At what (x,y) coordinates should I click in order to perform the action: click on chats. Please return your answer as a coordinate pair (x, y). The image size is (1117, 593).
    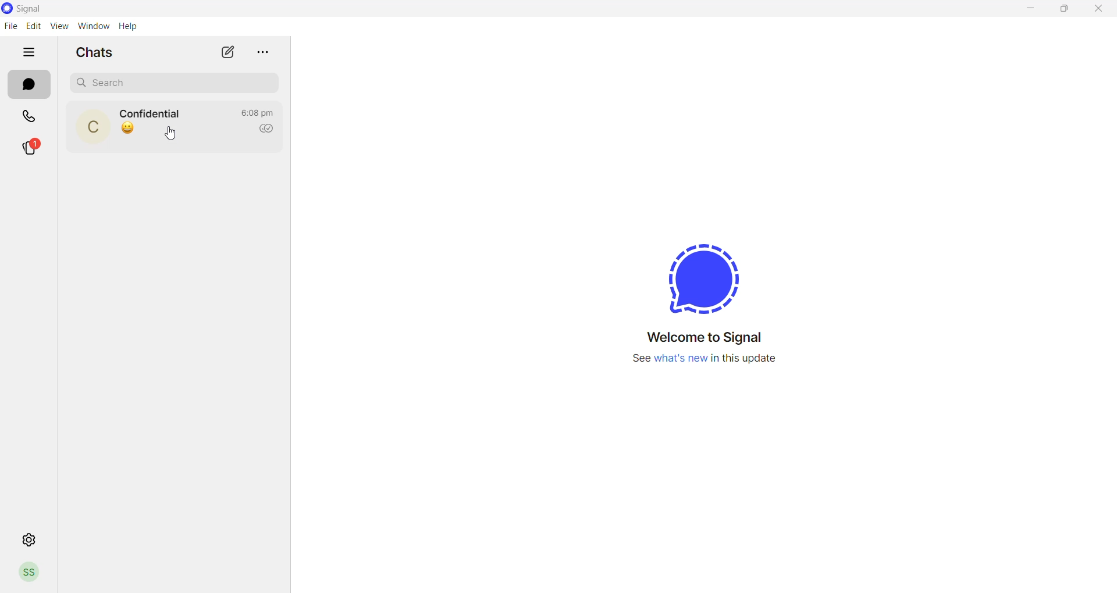
    Looking at the image, I should click on (29, 84).